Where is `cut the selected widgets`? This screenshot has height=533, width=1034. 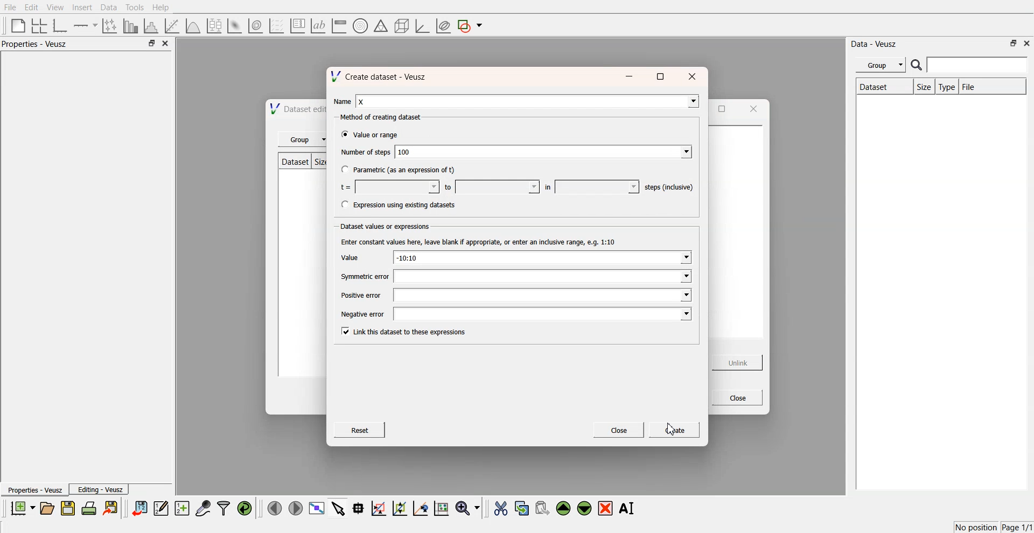
cut the selected widgets is located at coordinates (500, 509).